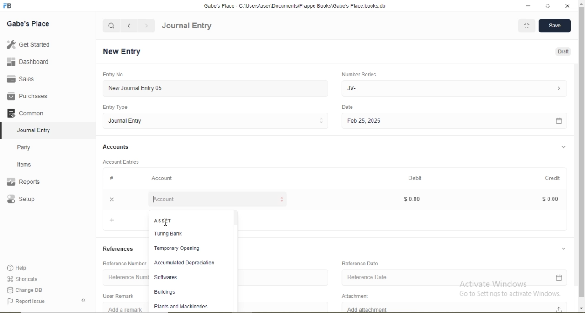 This screenshot has height=313, width=585. What do you see at coordinates (184, 234) in the screenshot?
I see `Turing Bank` at bounding box center [184, 234].